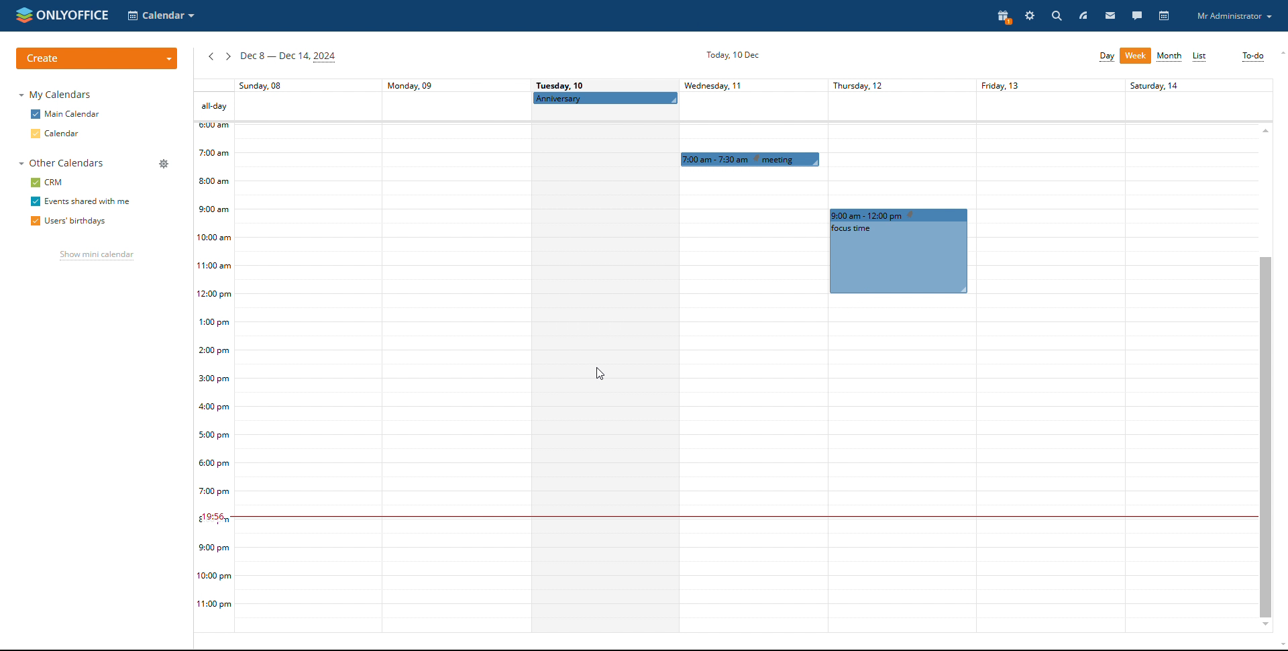  What do you see at coordinates (1083, 15) in the screenshot?
I see `feed` at bounding box center [1083, 15].